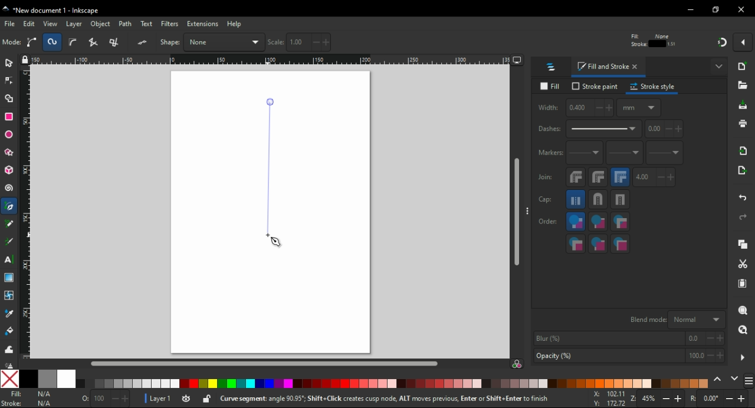 This screenshot has height=408, width=755. I want to click on active line segment, so click(270, 167).